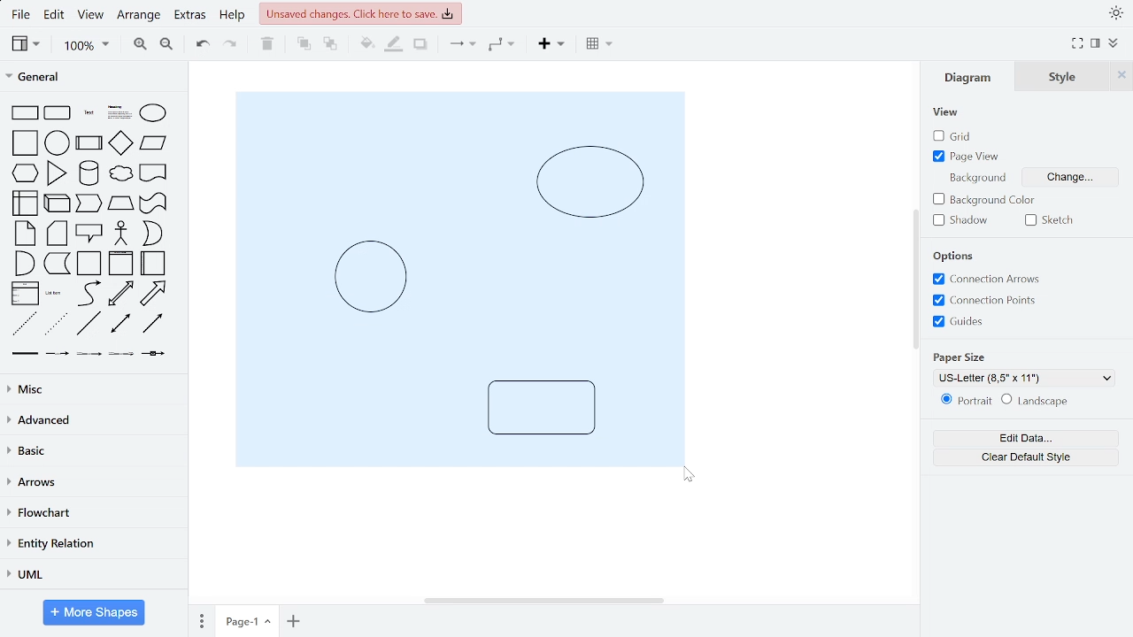 The height and width of the screenshot is (637, 1133). What do you see at coordinates (362, 44) in the screenshot?
I see `fill color` at bounding box center [362, 44].